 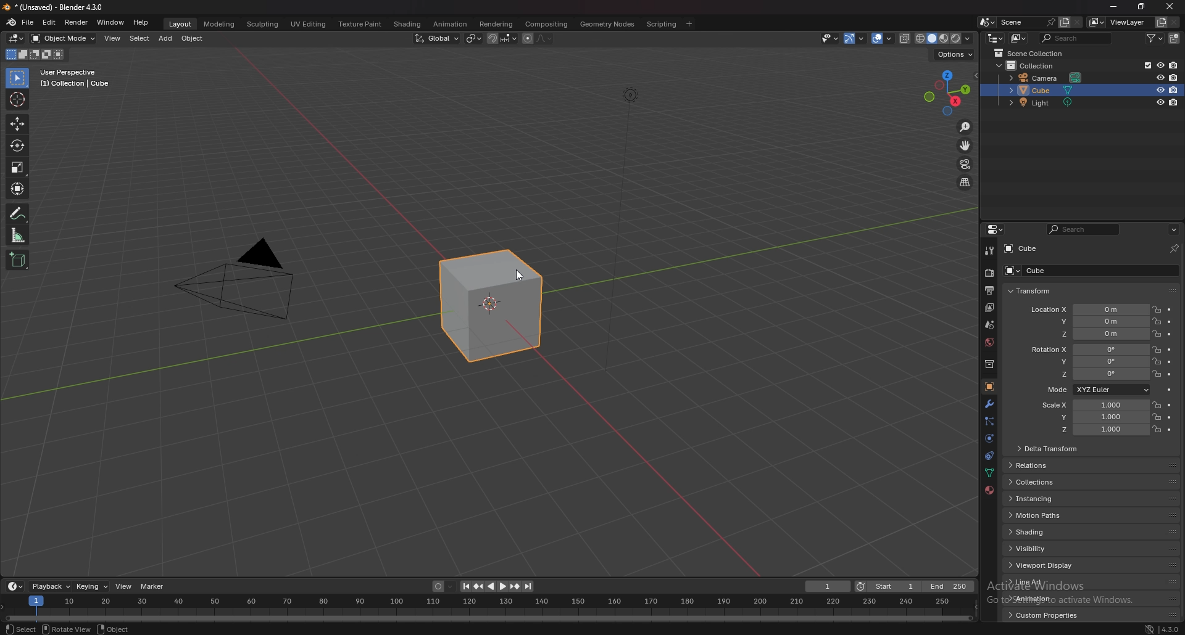 What do you see at coordinates (1037, 515) in the screenshot?
I see `motion paths` at bounding box center [1037, 515].